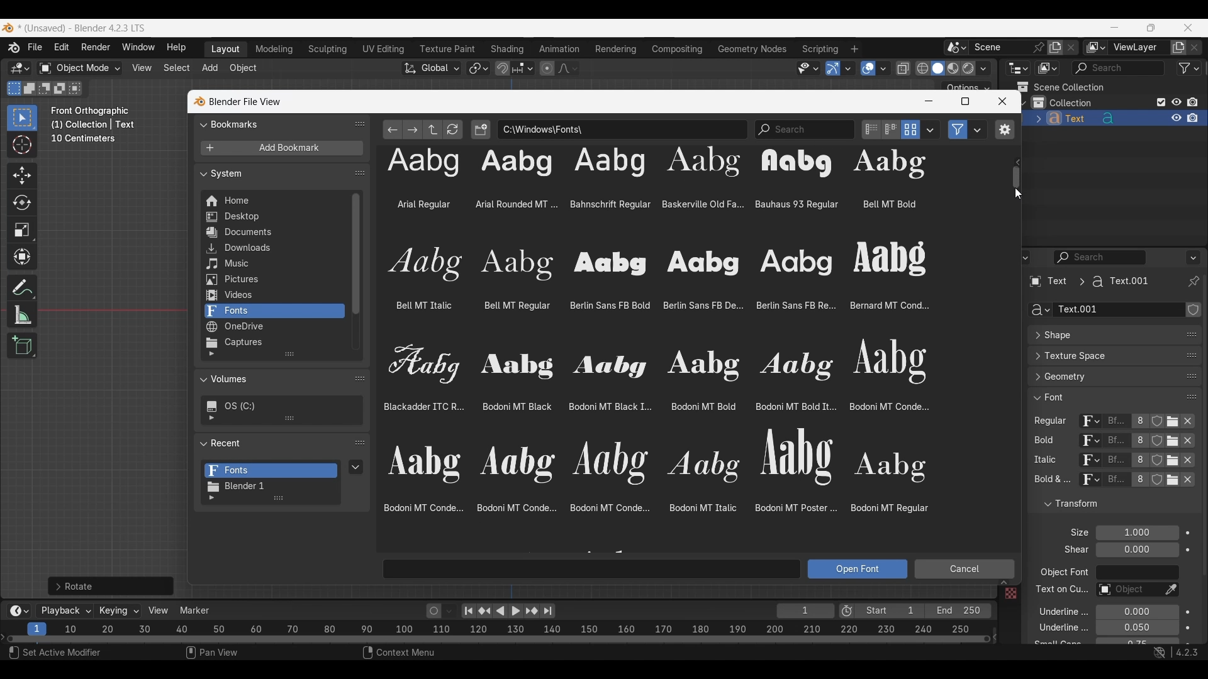 This screenshot has height=679, width=1208. What do you see at coordinates (384, 49) in the screenshot?
I see `UV Editing workspace` at bounding box center [384, 49].